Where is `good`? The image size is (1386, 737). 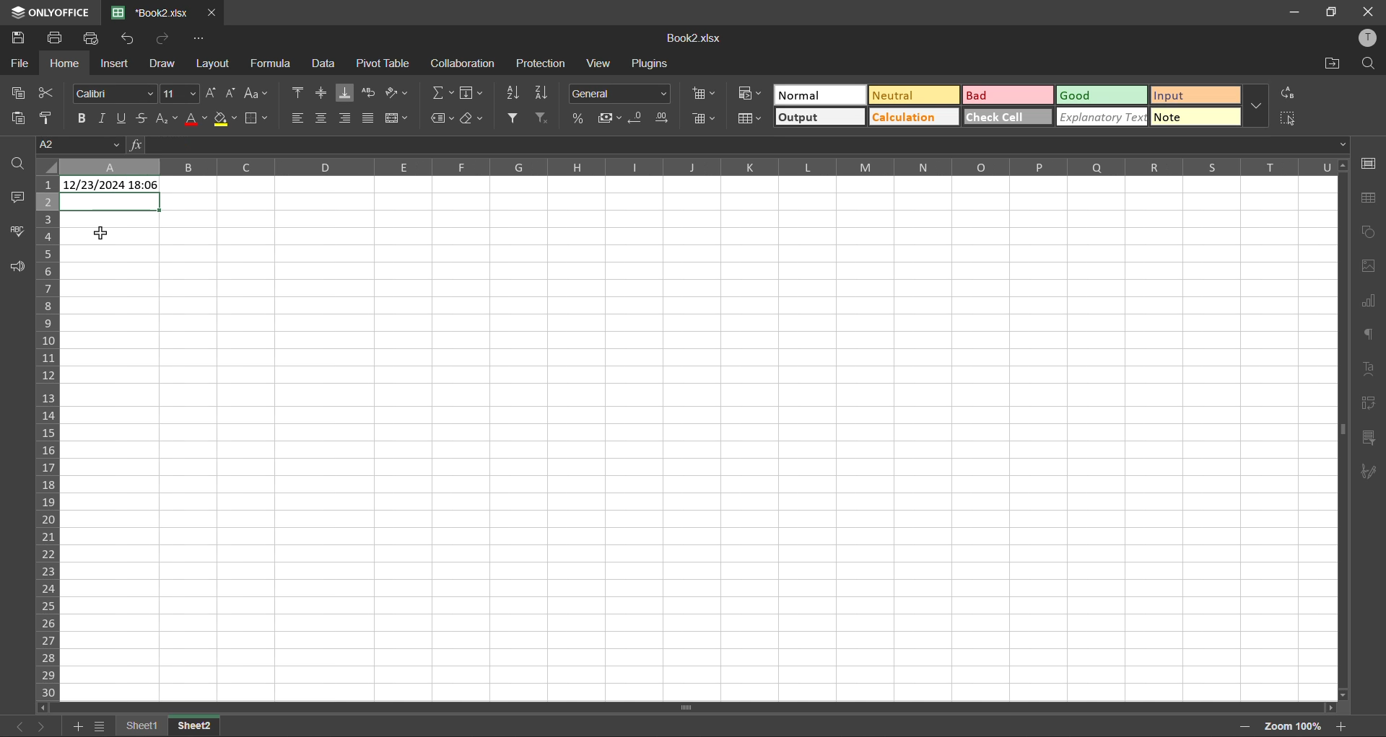 good is located at coordinates (1102, 96).